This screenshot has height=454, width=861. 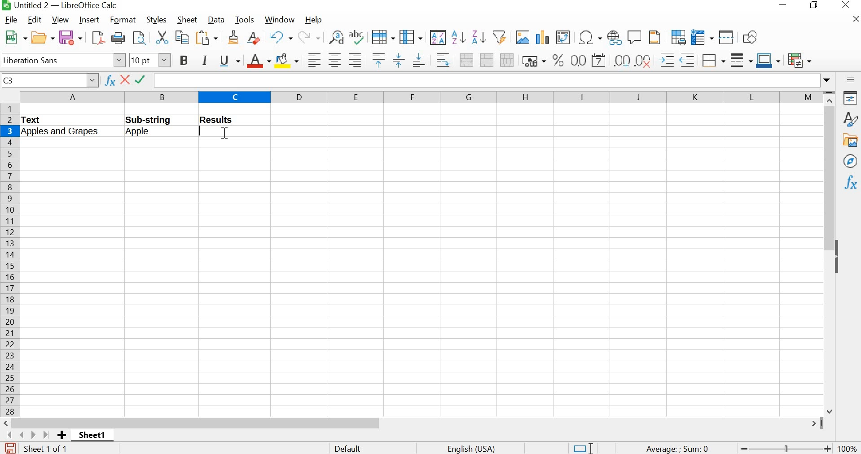 What do you see at coordinates (126, 80) in the screenshot?
I see `cancel formula` at bounding box center [126, 80].